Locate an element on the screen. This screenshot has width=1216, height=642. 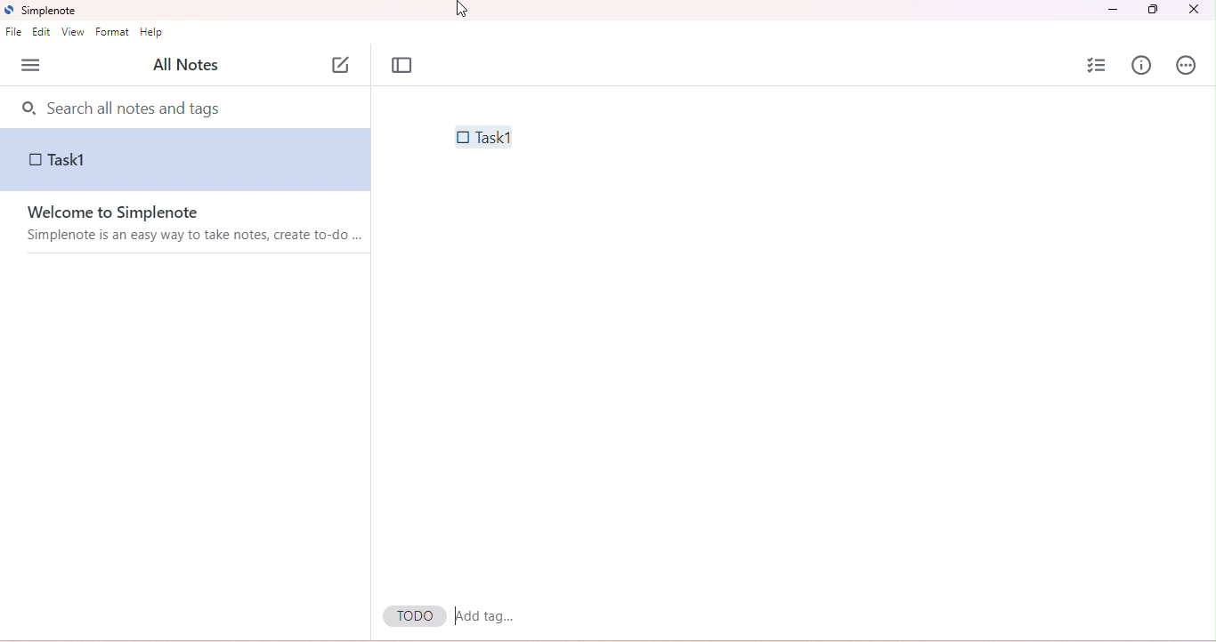
note text selected is located at coordinates (482, 136).